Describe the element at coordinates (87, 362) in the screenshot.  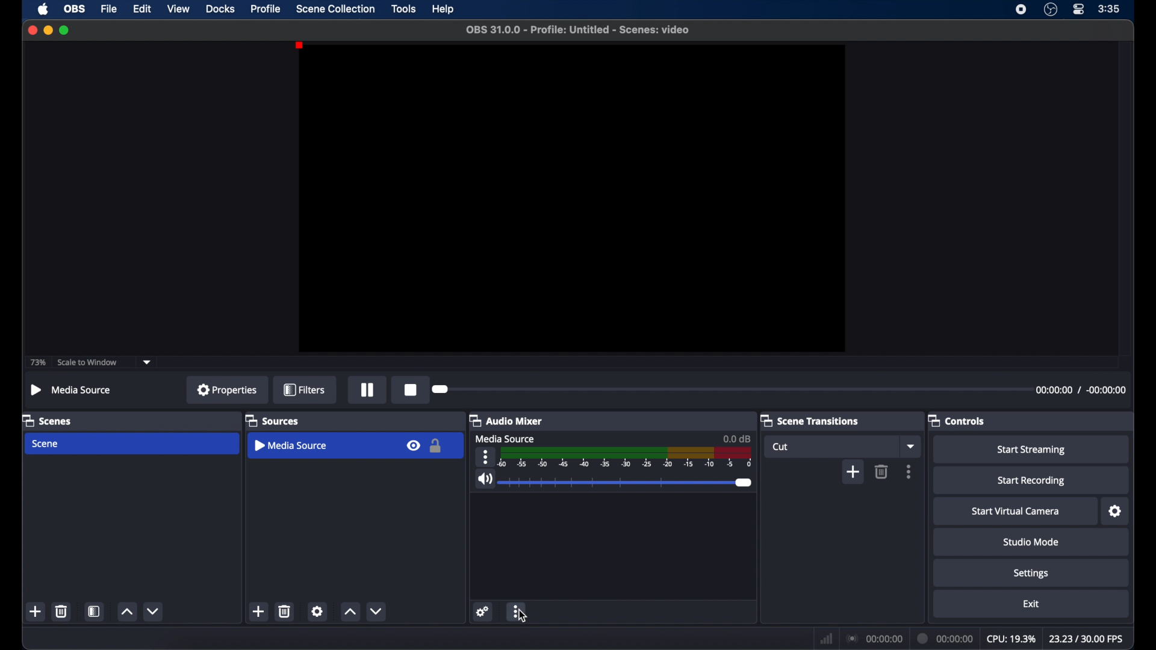
I see `scale to window` at that location.